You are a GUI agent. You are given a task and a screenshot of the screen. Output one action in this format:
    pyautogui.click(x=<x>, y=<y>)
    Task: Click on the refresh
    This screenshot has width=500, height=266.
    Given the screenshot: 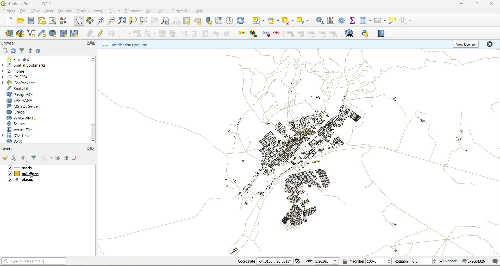 What is the action you would take?
    pyautogui.click(x=14, y=52)
    